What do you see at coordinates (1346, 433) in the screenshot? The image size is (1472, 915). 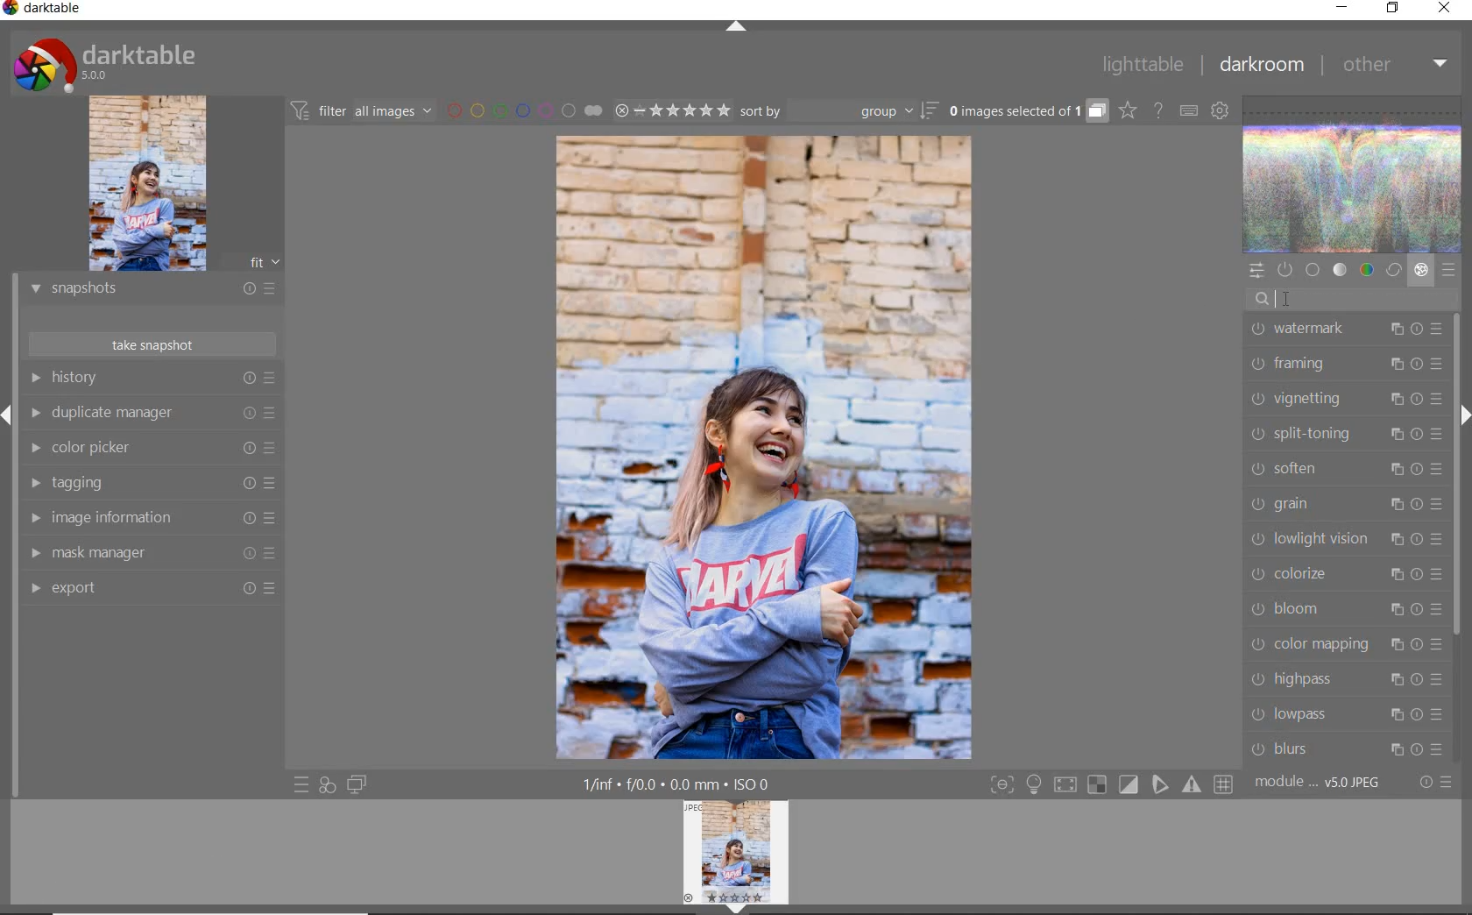 I see `split-toning` at bounding box center [1346, 433].